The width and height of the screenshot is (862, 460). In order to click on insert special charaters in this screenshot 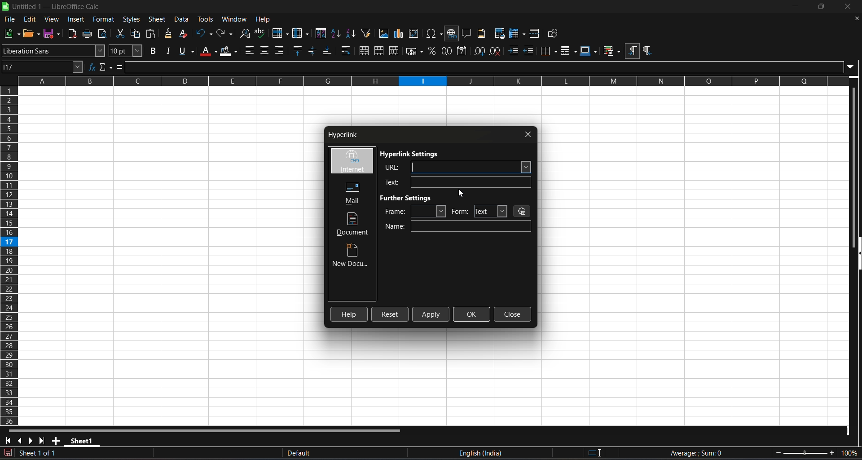, I will do `click(433, 33)`.